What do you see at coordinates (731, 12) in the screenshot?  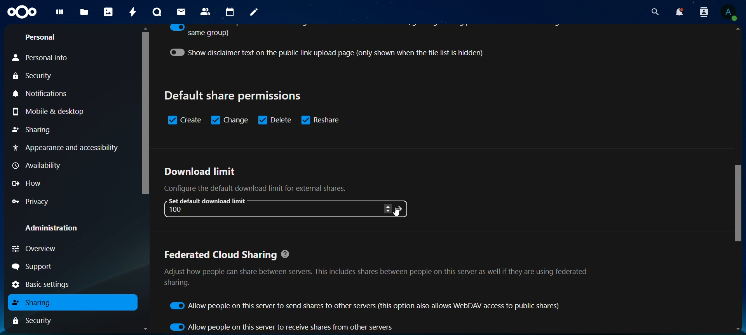 I see `View Profile` at bounding box center [731, 12].